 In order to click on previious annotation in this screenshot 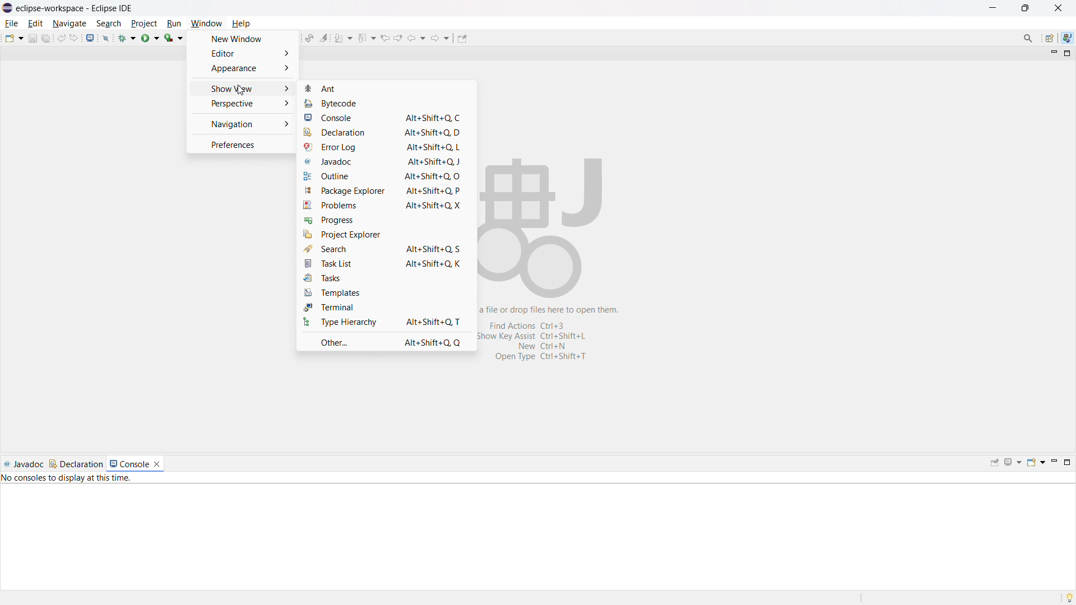, I will do `click(367, 38)`.